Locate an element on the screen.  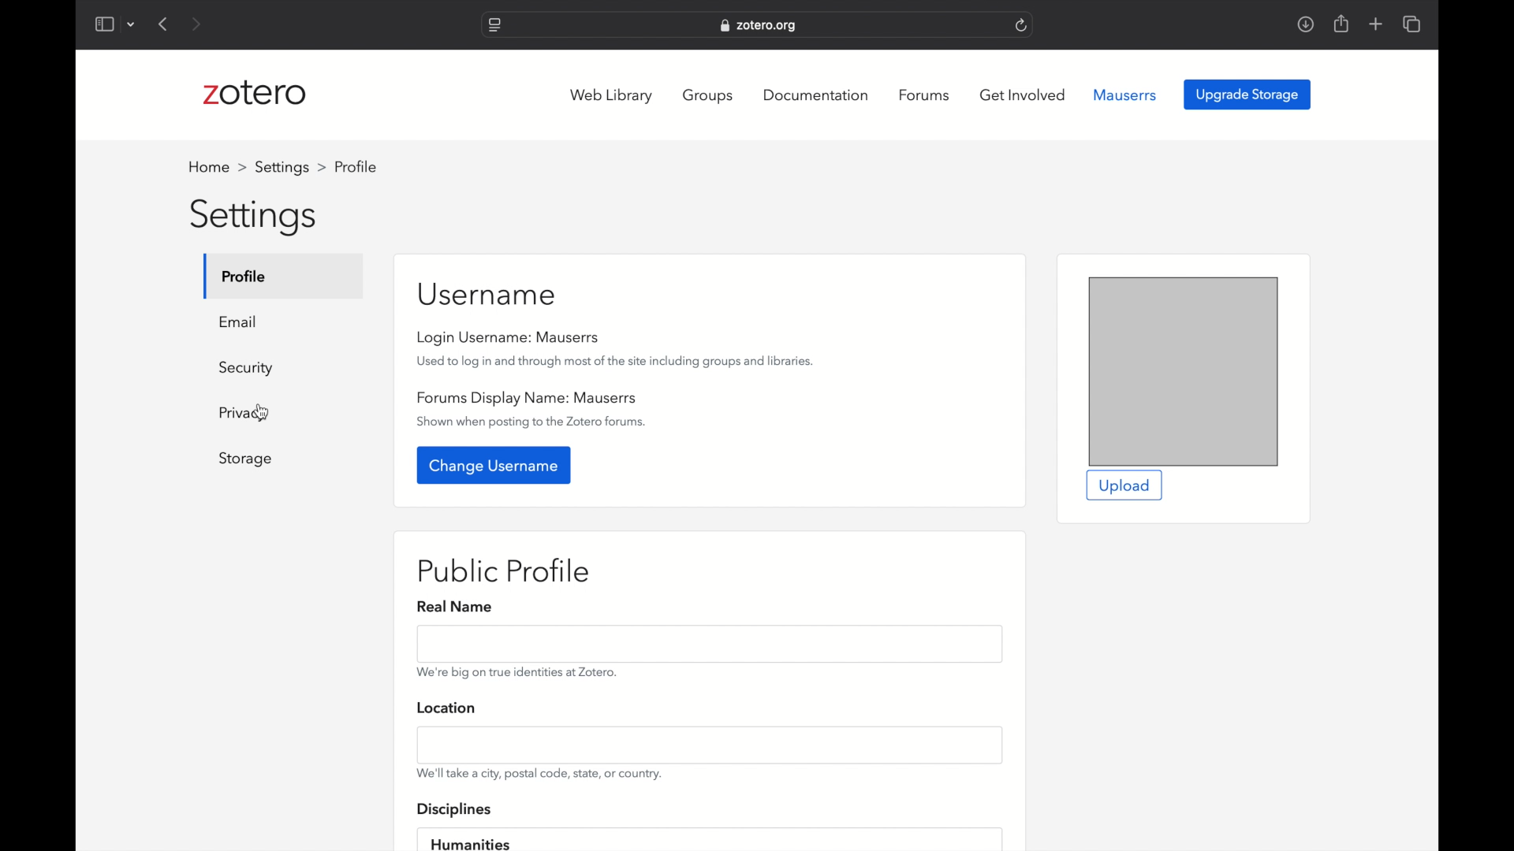
refresh is located at coordinates (1021, 26).